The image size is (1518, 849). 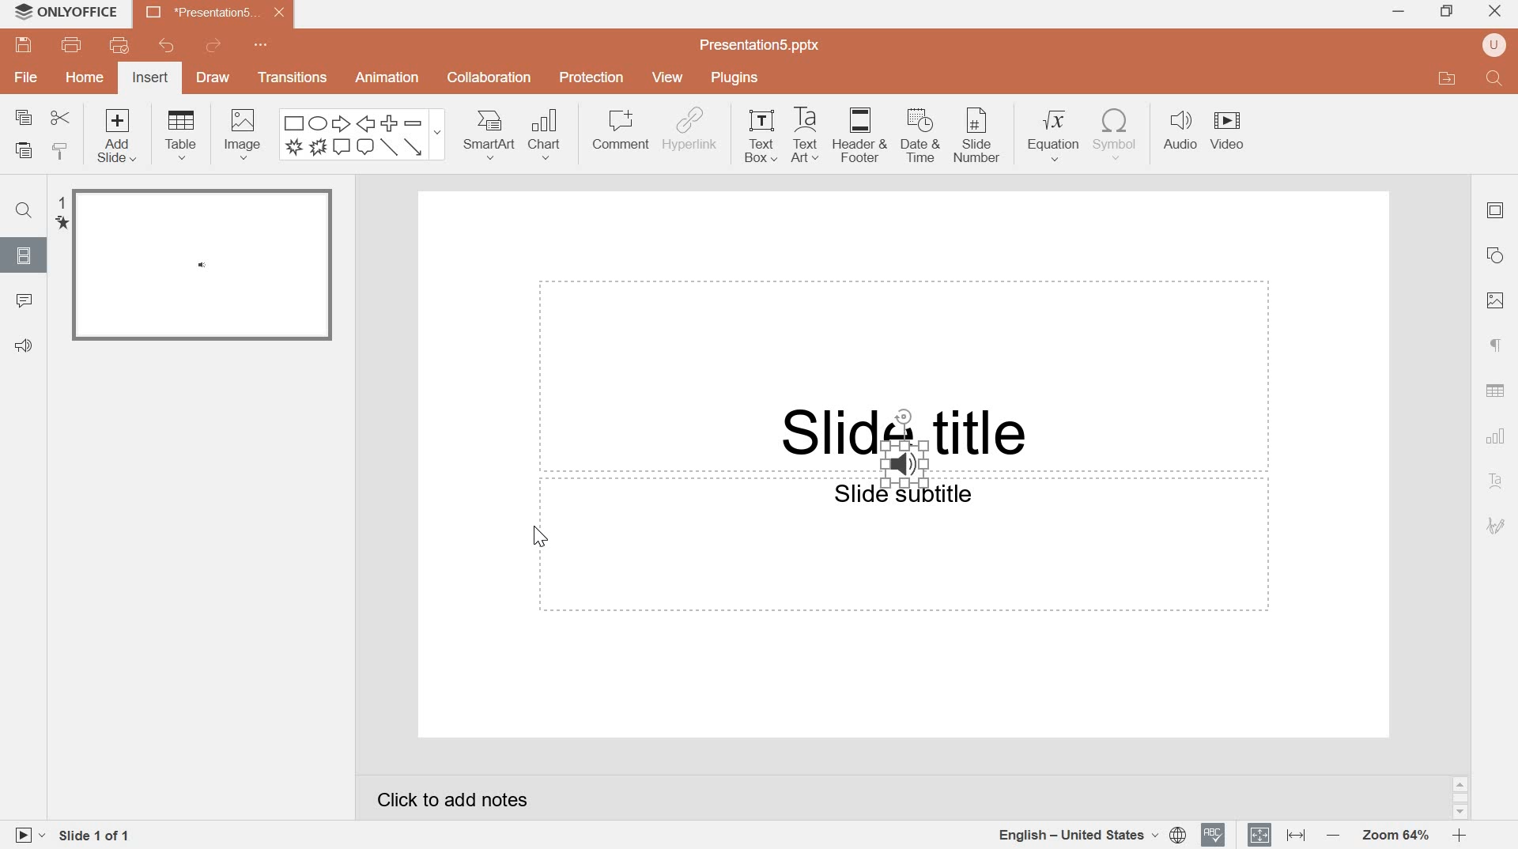 What do you see at coordinates (121, 138) in the screenshot?
I see `Add slide` at bounding box center [121, 138].